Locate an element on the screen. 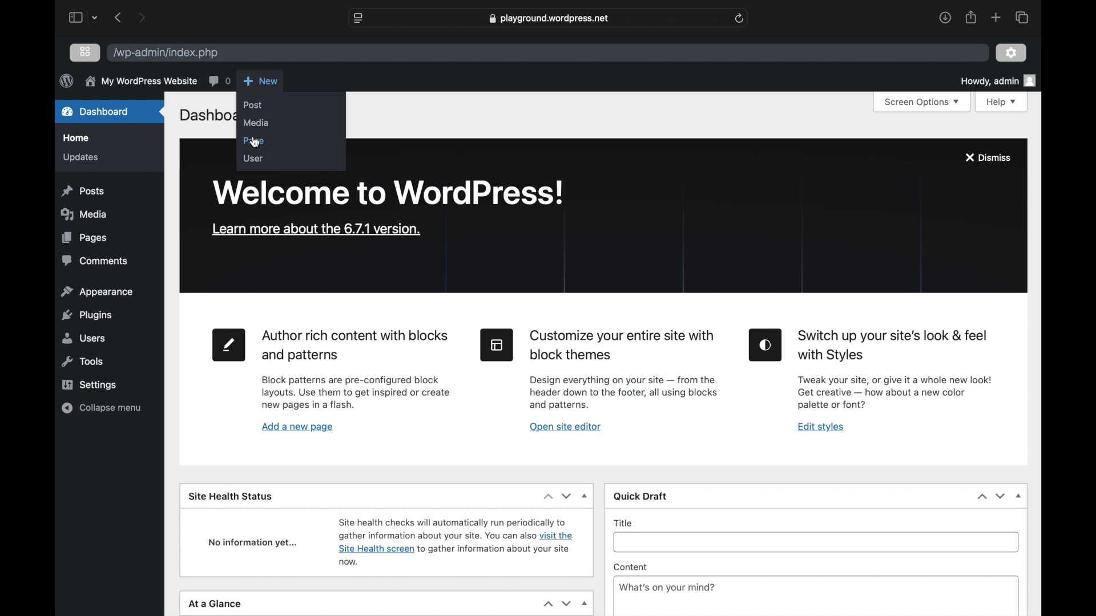 The image size is (1096, 616). no information yet is located at coordinates (252, 543).